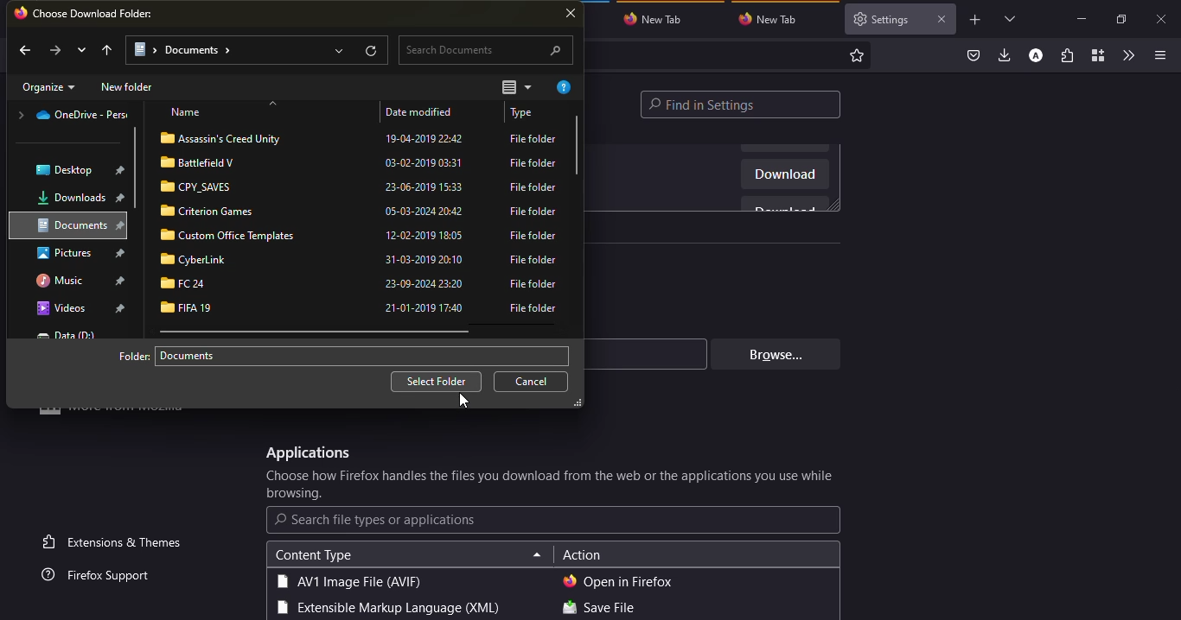  What do you see at coordinates (67, 254) in the screenshot?
I see `location` at bounding box center [67, 254].